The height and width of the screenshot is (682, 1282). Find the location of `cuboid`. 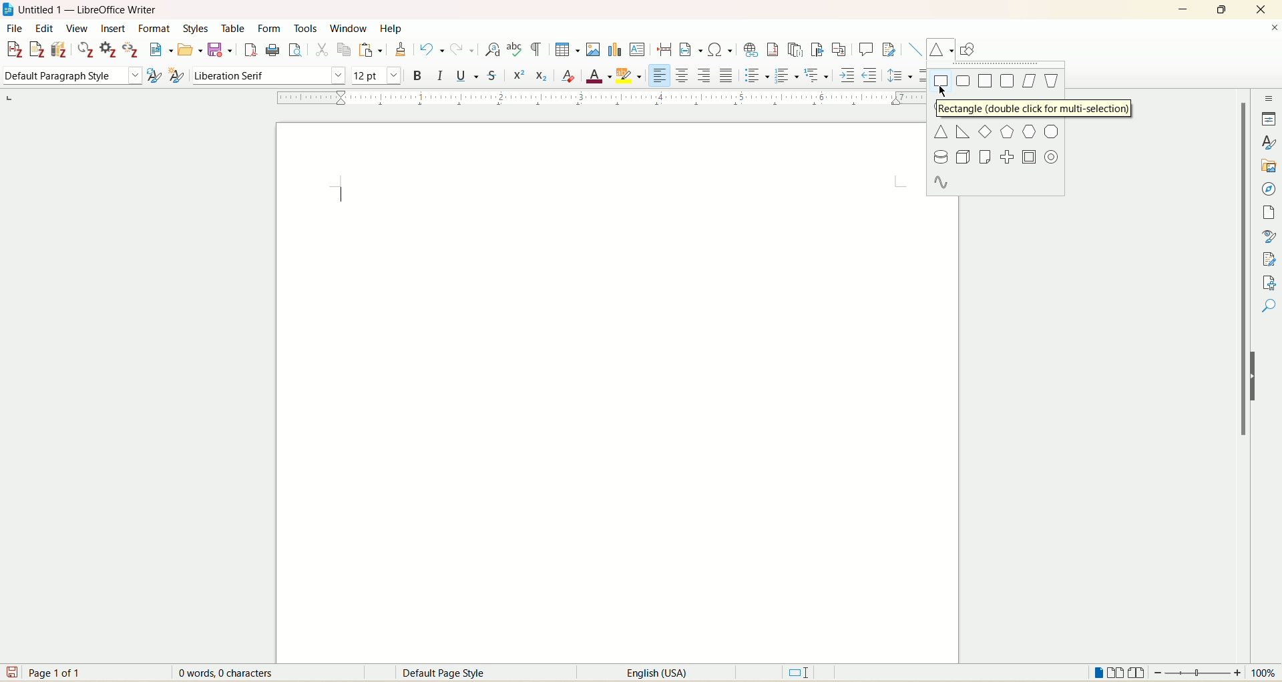

cuboid is located at coordinates (964, 157).